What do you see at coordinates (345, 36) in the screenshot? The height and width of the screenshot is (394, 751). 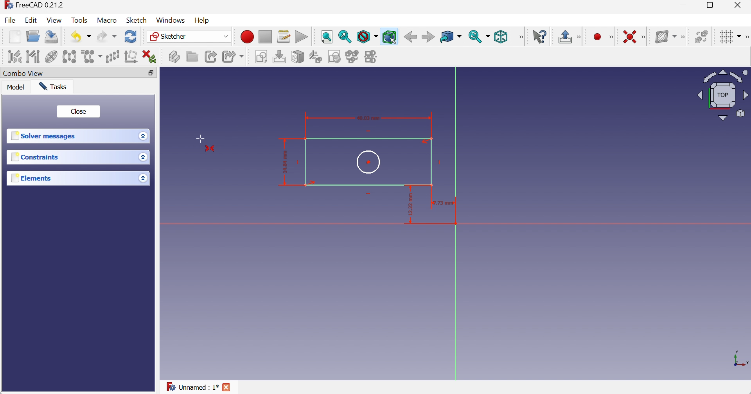 I see `Fit selection ` at bounding box center [345, 36].